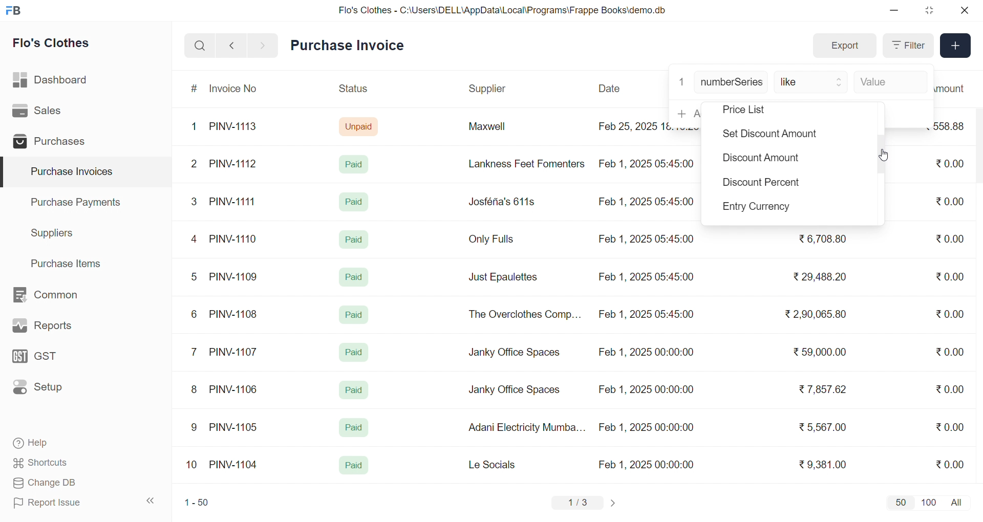 The width and height of the screenshot is (983, 522). What do you see at coordinates (496, 242) in the screenshot?
I see `Only Fulls` at bounding box center [496, 242].